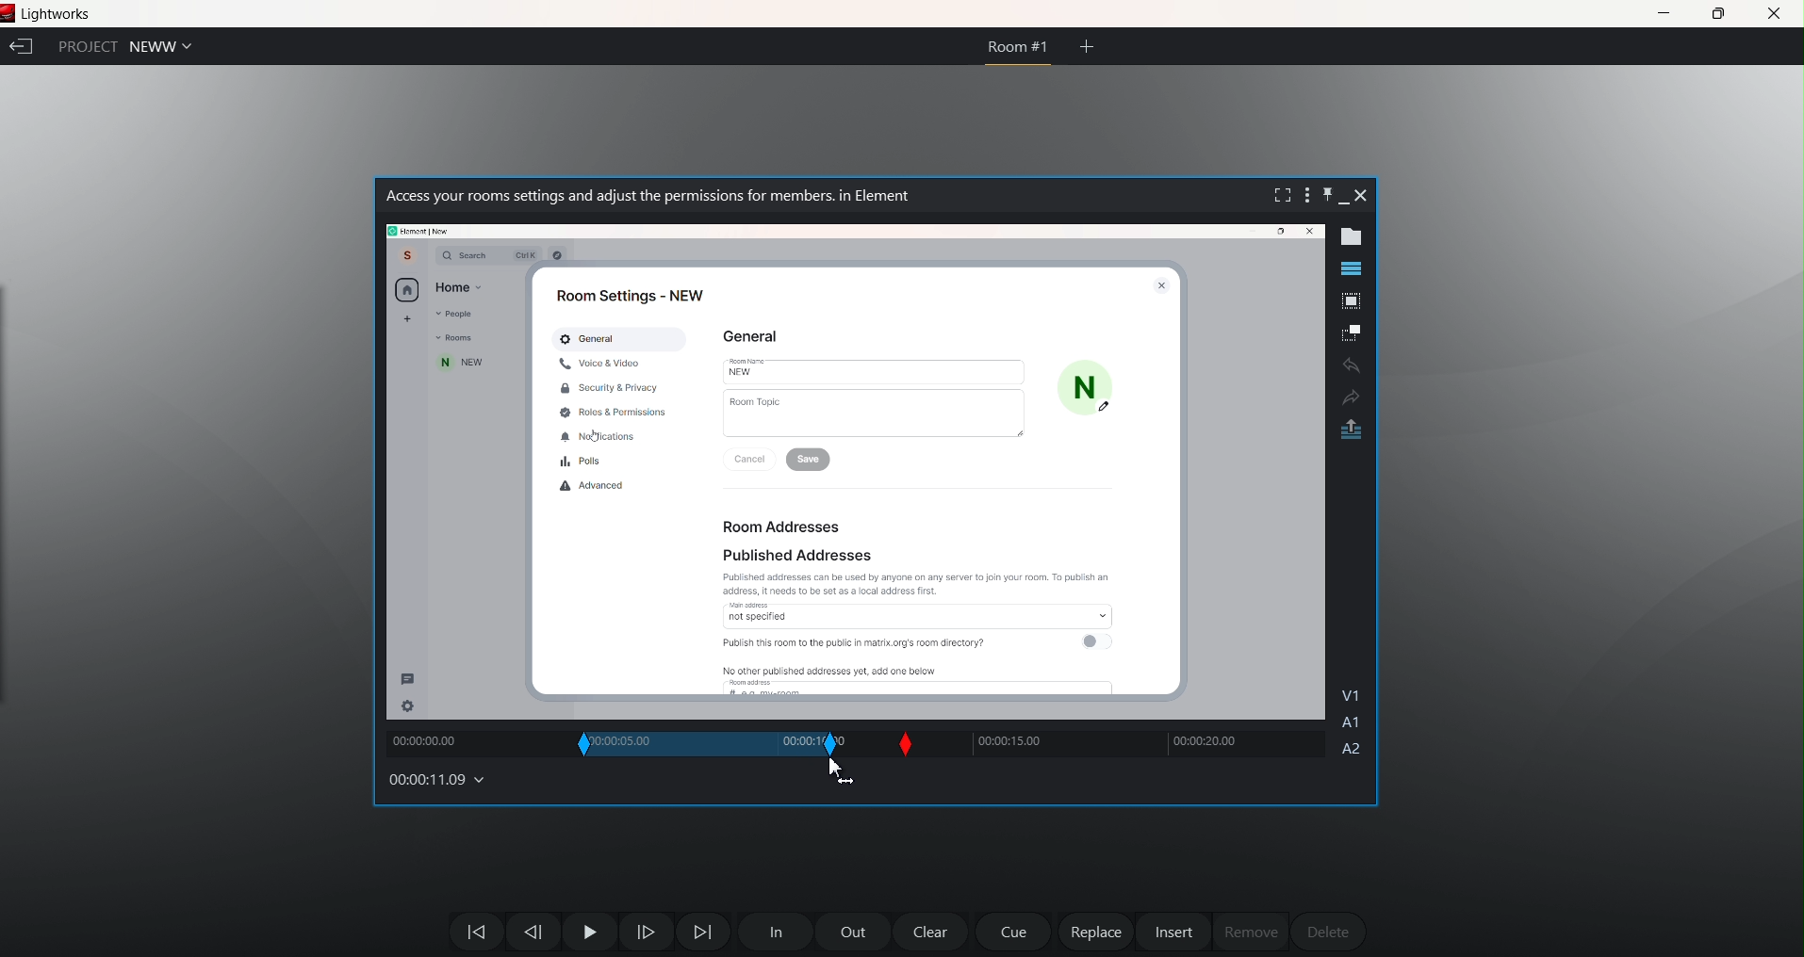 The width and height of the screenshot is (1804, 957). What do you see at coordinates (582, 460) in the screenshot?
I see `Polls` at bounding box center [582, 460].